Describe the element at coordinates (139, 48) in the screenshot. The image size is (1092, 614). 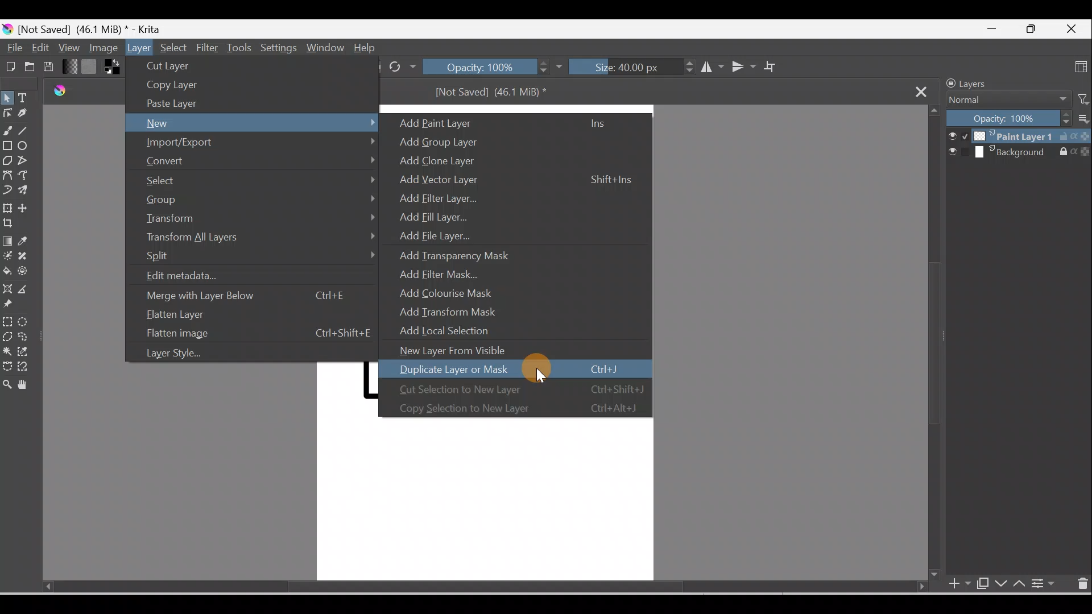
I see `Layer` at that location.